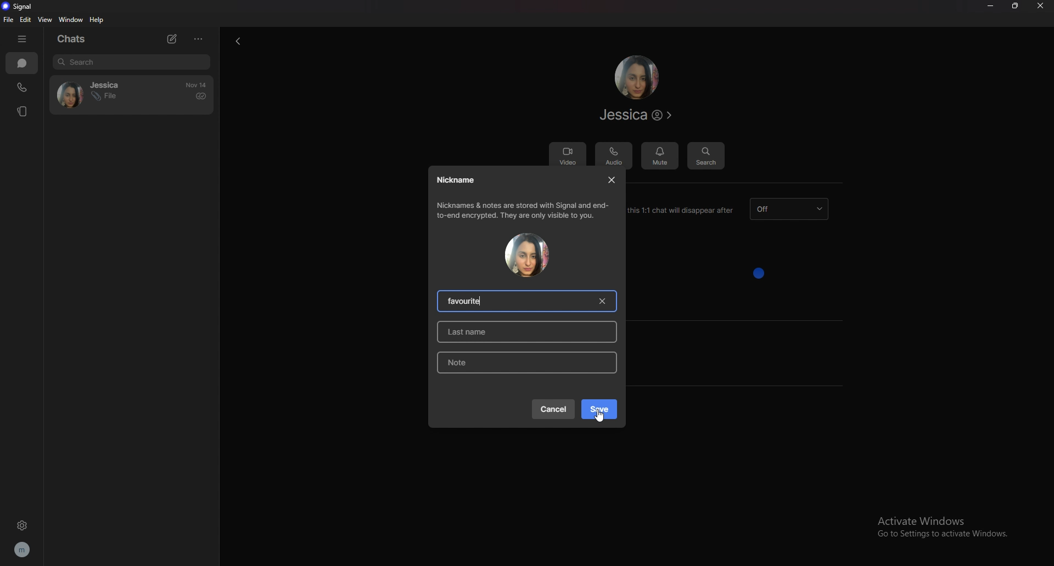  Describe the element at coordinates (601, 301) in the screenshot. I see `clear input` at that location.